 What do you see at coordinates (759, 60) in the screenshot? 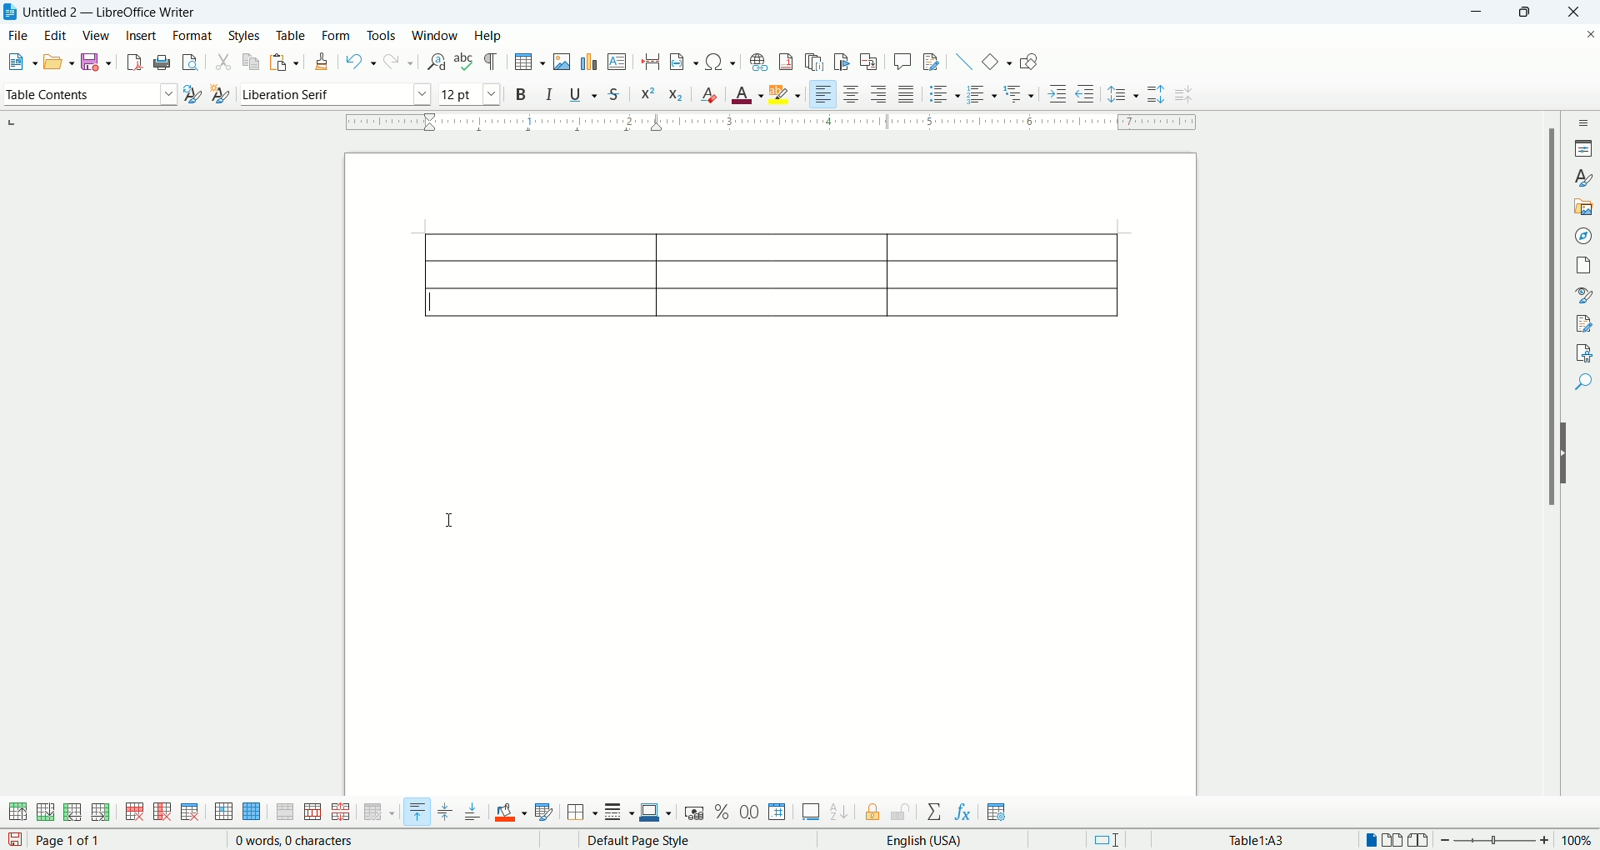
I see `insert hyperlink` at bounding box center [759, 60].